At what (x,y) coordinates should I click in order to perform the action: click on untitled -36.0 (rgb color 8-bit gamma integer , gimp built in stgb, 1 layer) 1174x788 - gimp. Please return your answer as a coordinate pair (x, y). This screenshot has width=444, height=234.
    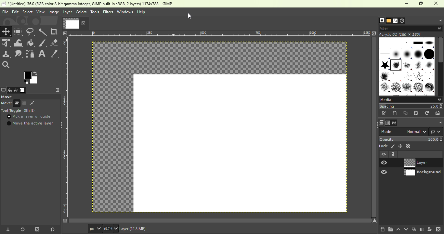
    Looking at the image, I should click on (89, 4).